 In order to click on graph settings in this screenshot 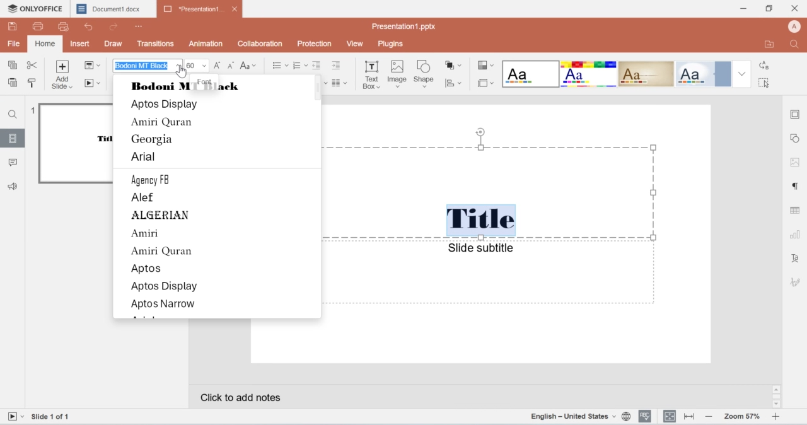, I will do `click(794, 236)`.